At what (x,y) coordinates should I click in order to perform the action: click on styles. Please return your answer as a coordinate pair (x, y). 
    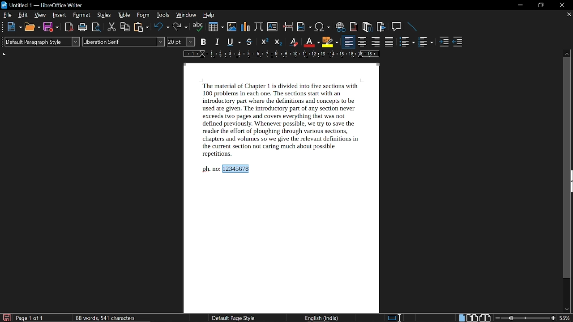
    Looking at the image, I should click on (105, 15).